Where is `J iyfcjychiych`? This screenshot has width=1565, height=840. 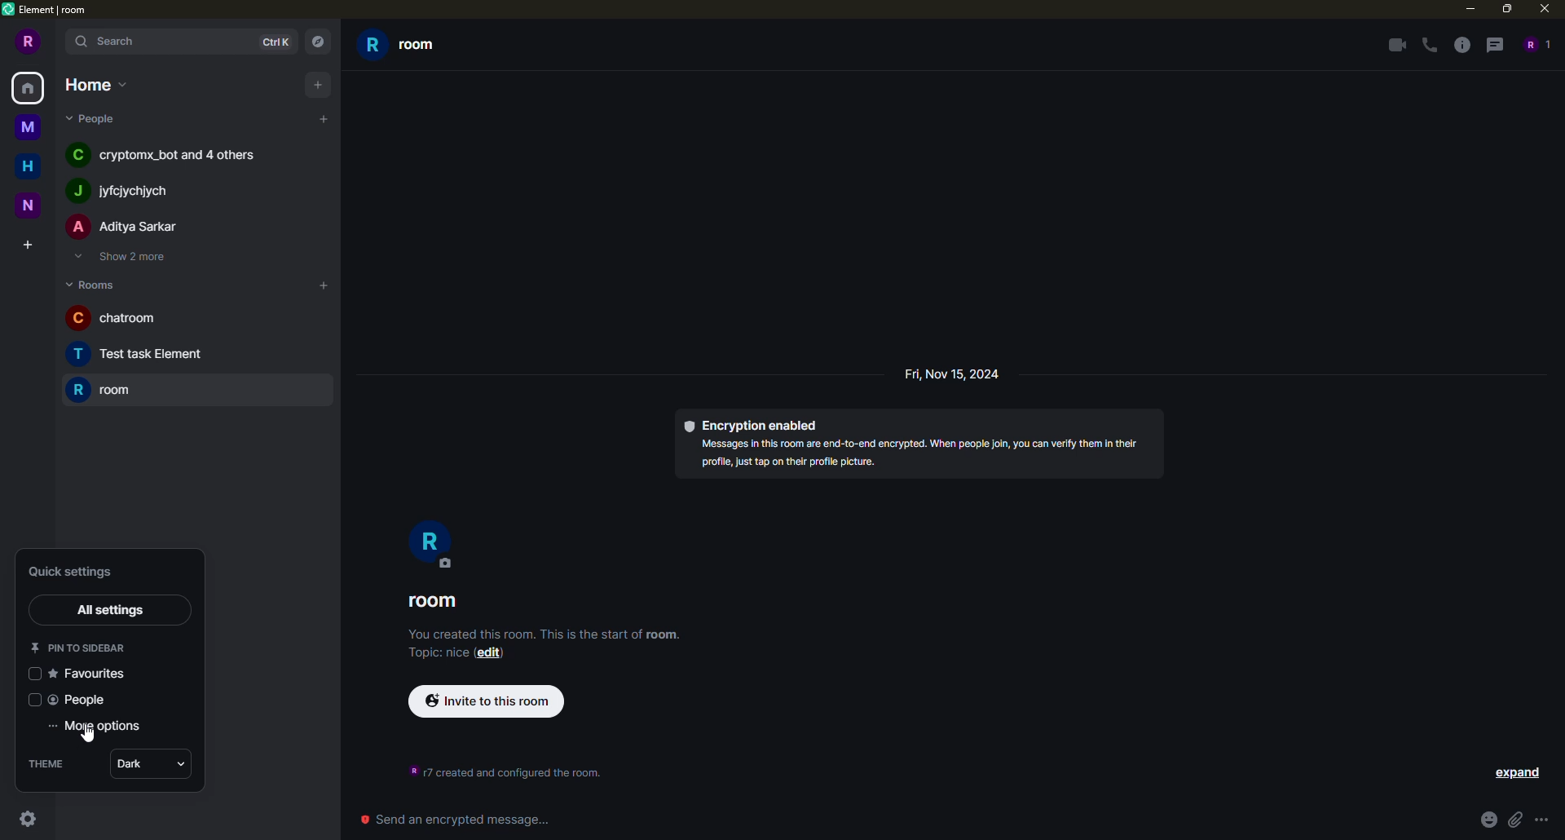
J iyfcjychiych is located at coordinates (134, 191).